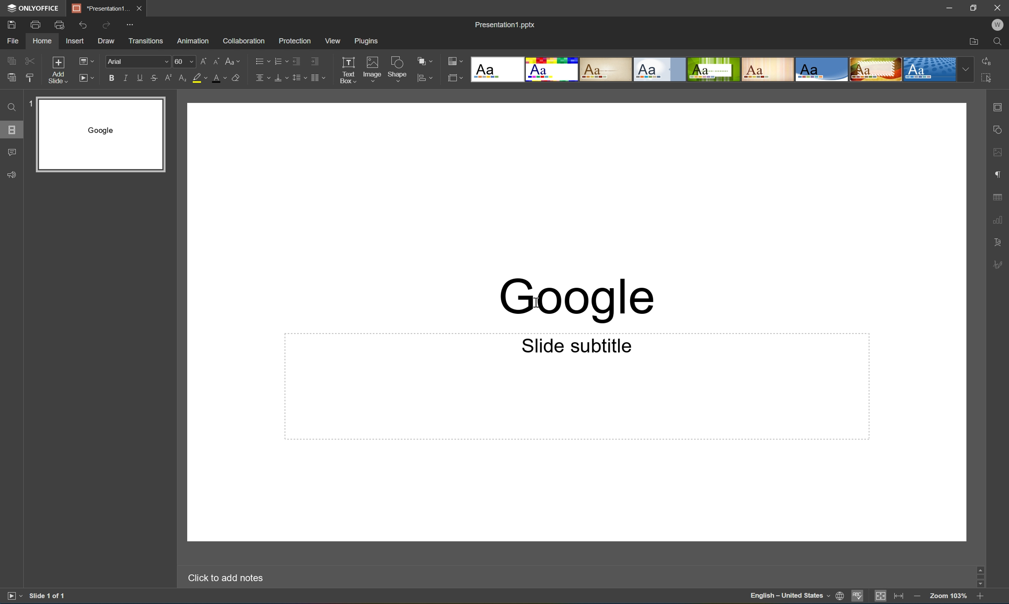  Describe the element at coordinates (950, 6) in the screenshot. I see `Minimize` at that location.